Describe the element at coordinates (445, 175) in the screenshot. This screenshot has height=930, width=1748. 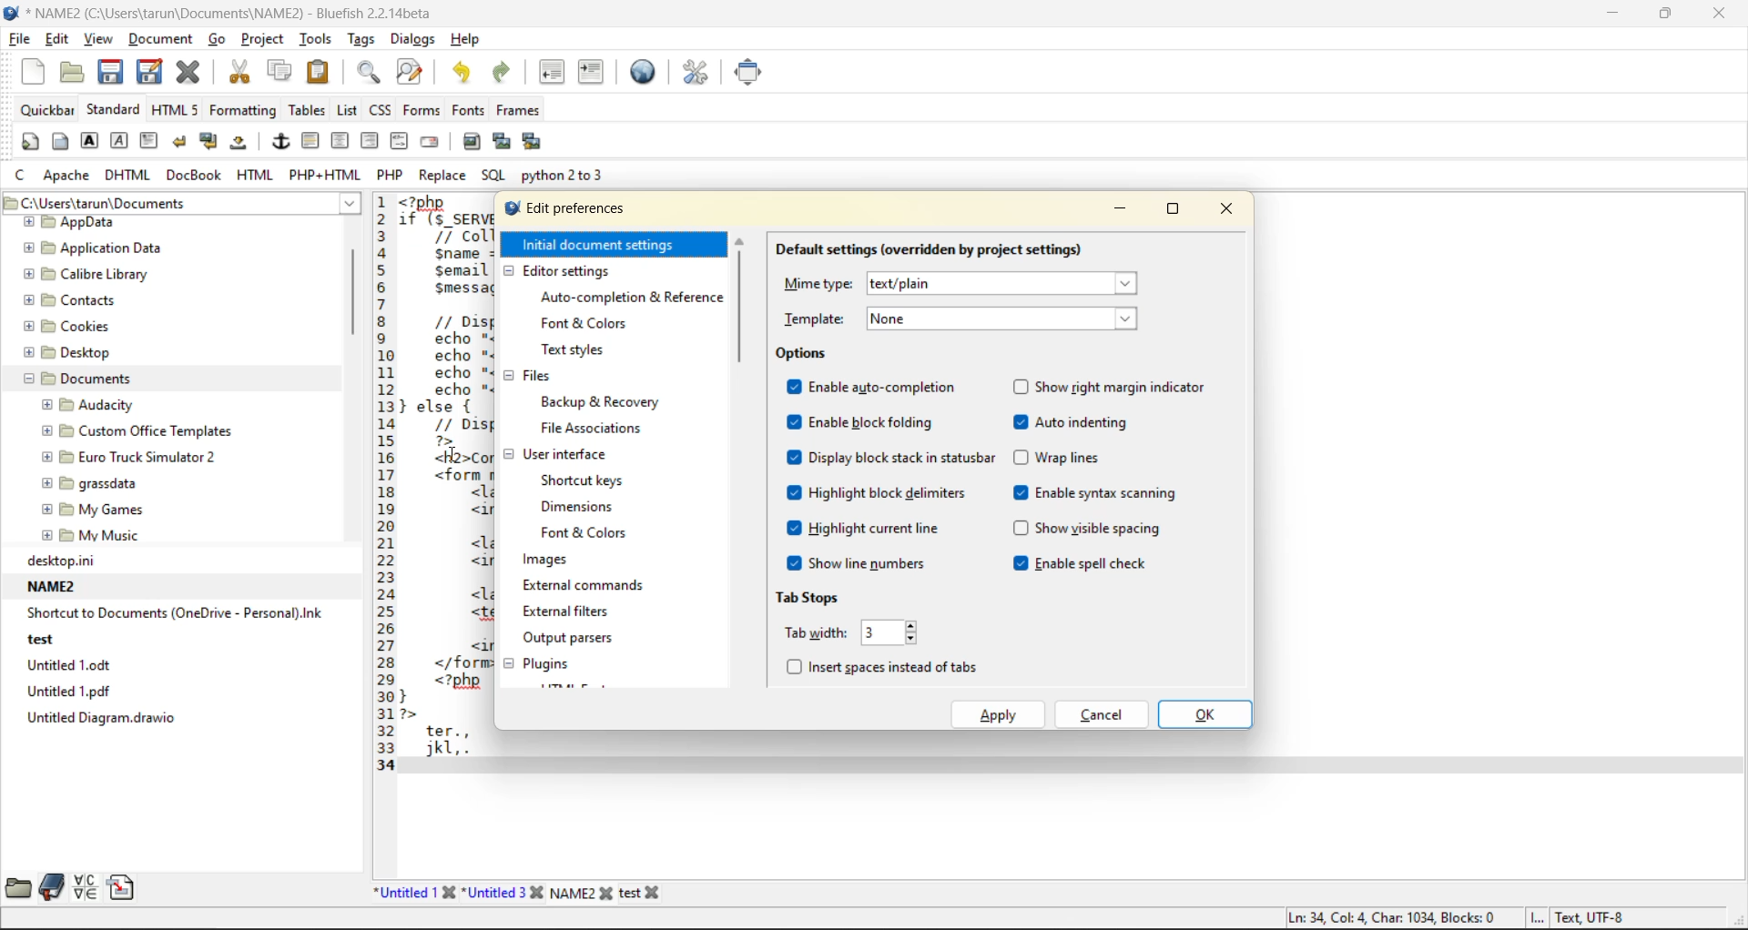
I see `replace` at that location.